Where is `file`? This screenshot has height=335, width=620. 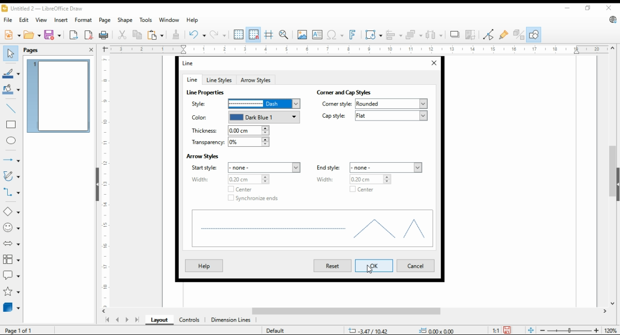
file is located at coordinates (9, 19).